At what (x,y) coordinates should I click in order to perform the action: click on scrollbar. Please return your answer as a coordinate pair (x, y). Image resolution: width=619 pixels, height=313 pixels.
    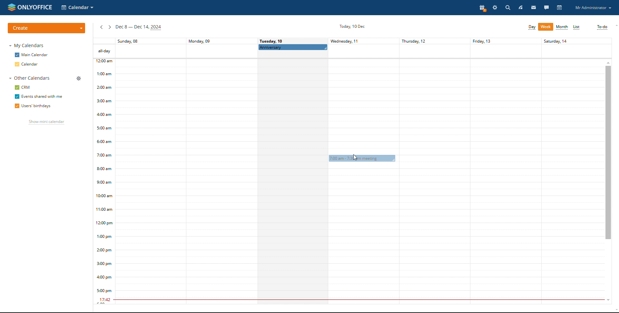
    Looking at the image, I should click on (608, 152).